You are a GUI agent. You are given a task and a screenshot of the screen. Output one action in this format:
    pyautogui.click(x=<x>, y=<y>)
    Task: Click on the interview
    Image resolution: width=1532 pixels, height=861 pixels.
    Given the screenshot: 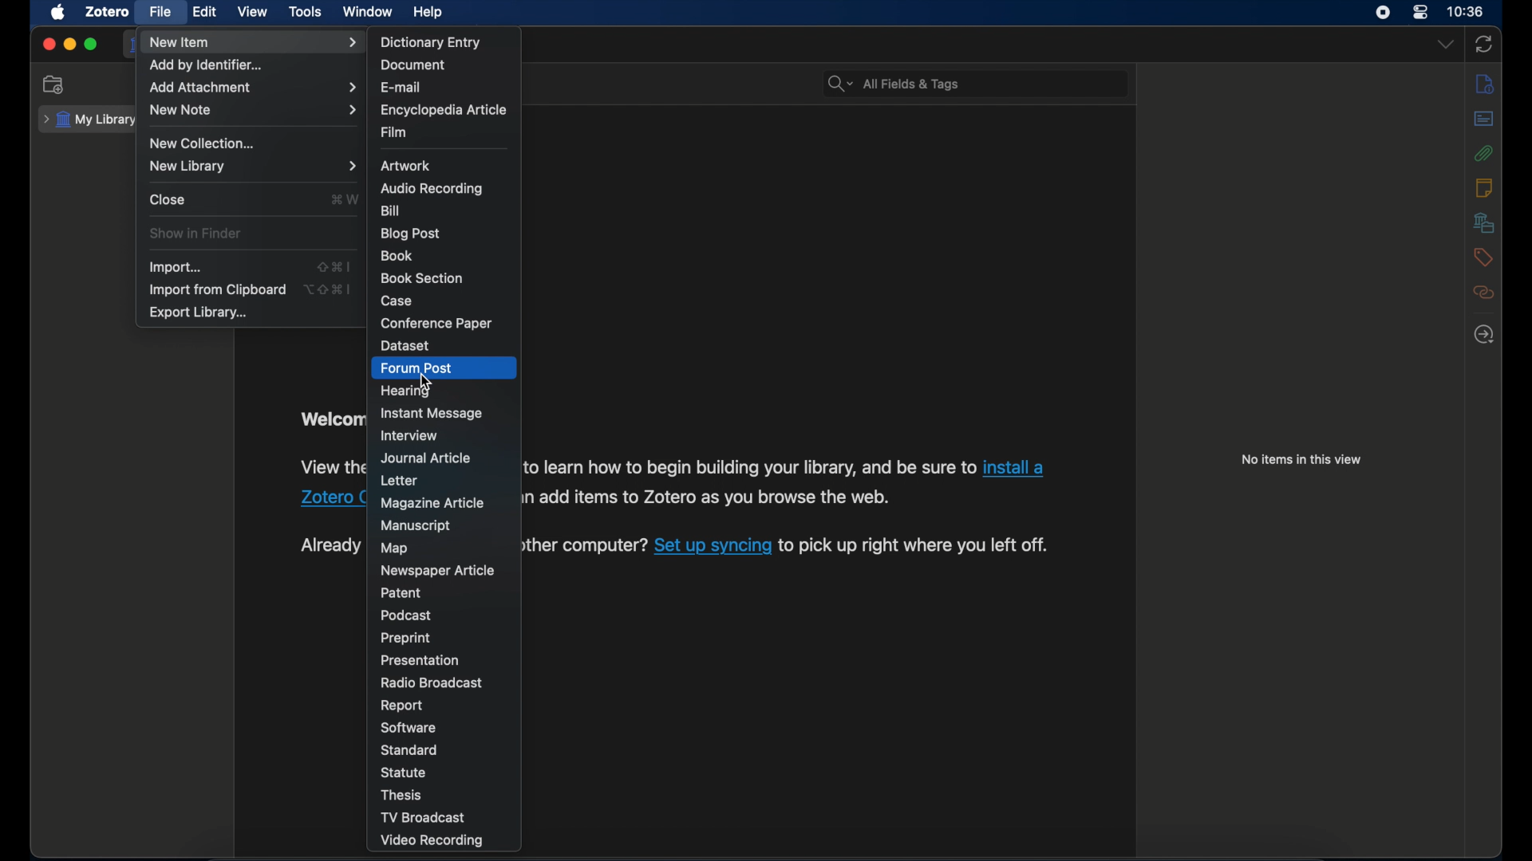 What is the action you would take?
    pyautogui.click(x=410, y=435)
    